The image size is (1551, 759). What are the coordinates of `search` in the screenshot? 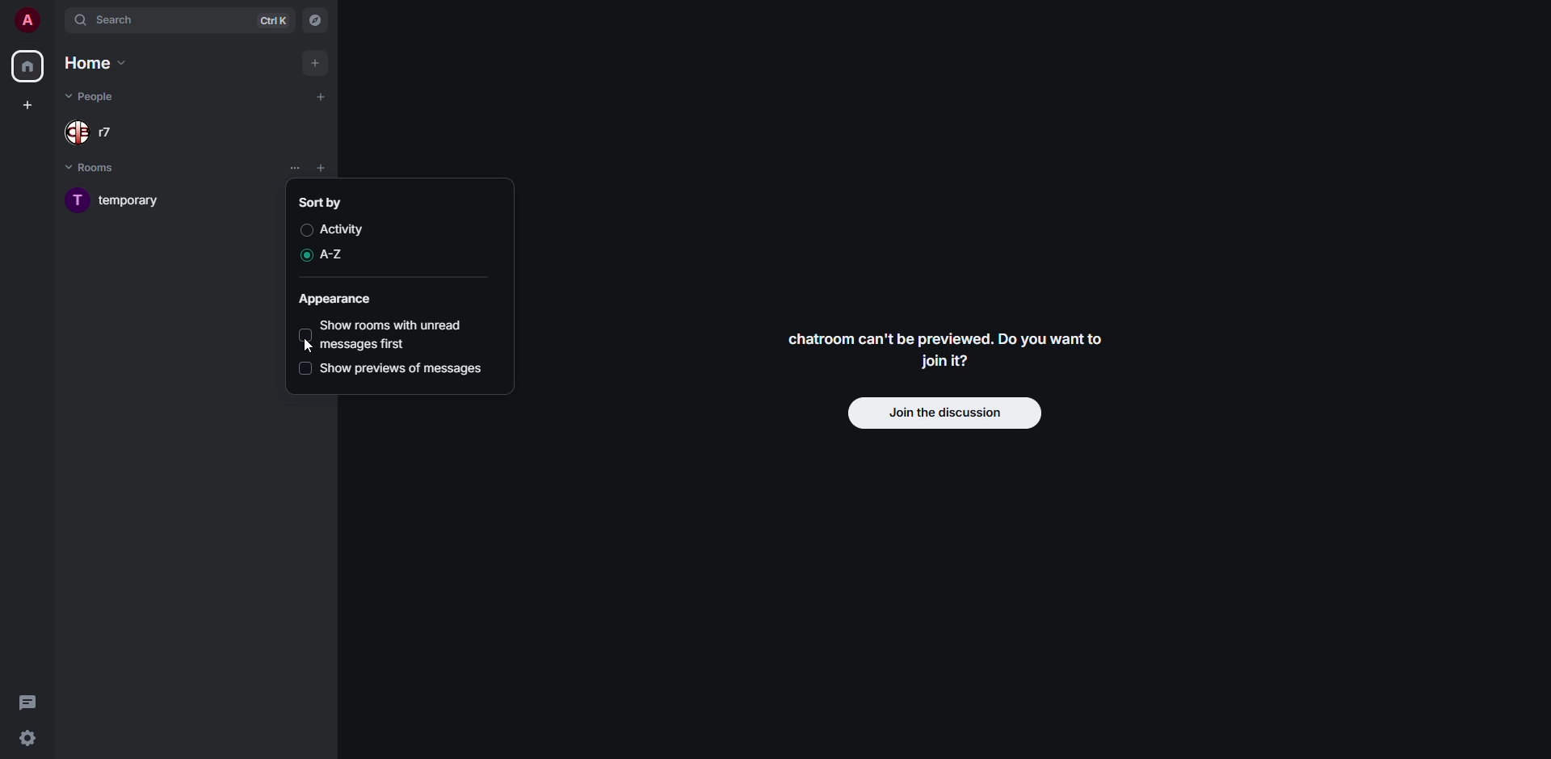 It's located at (107, 21).